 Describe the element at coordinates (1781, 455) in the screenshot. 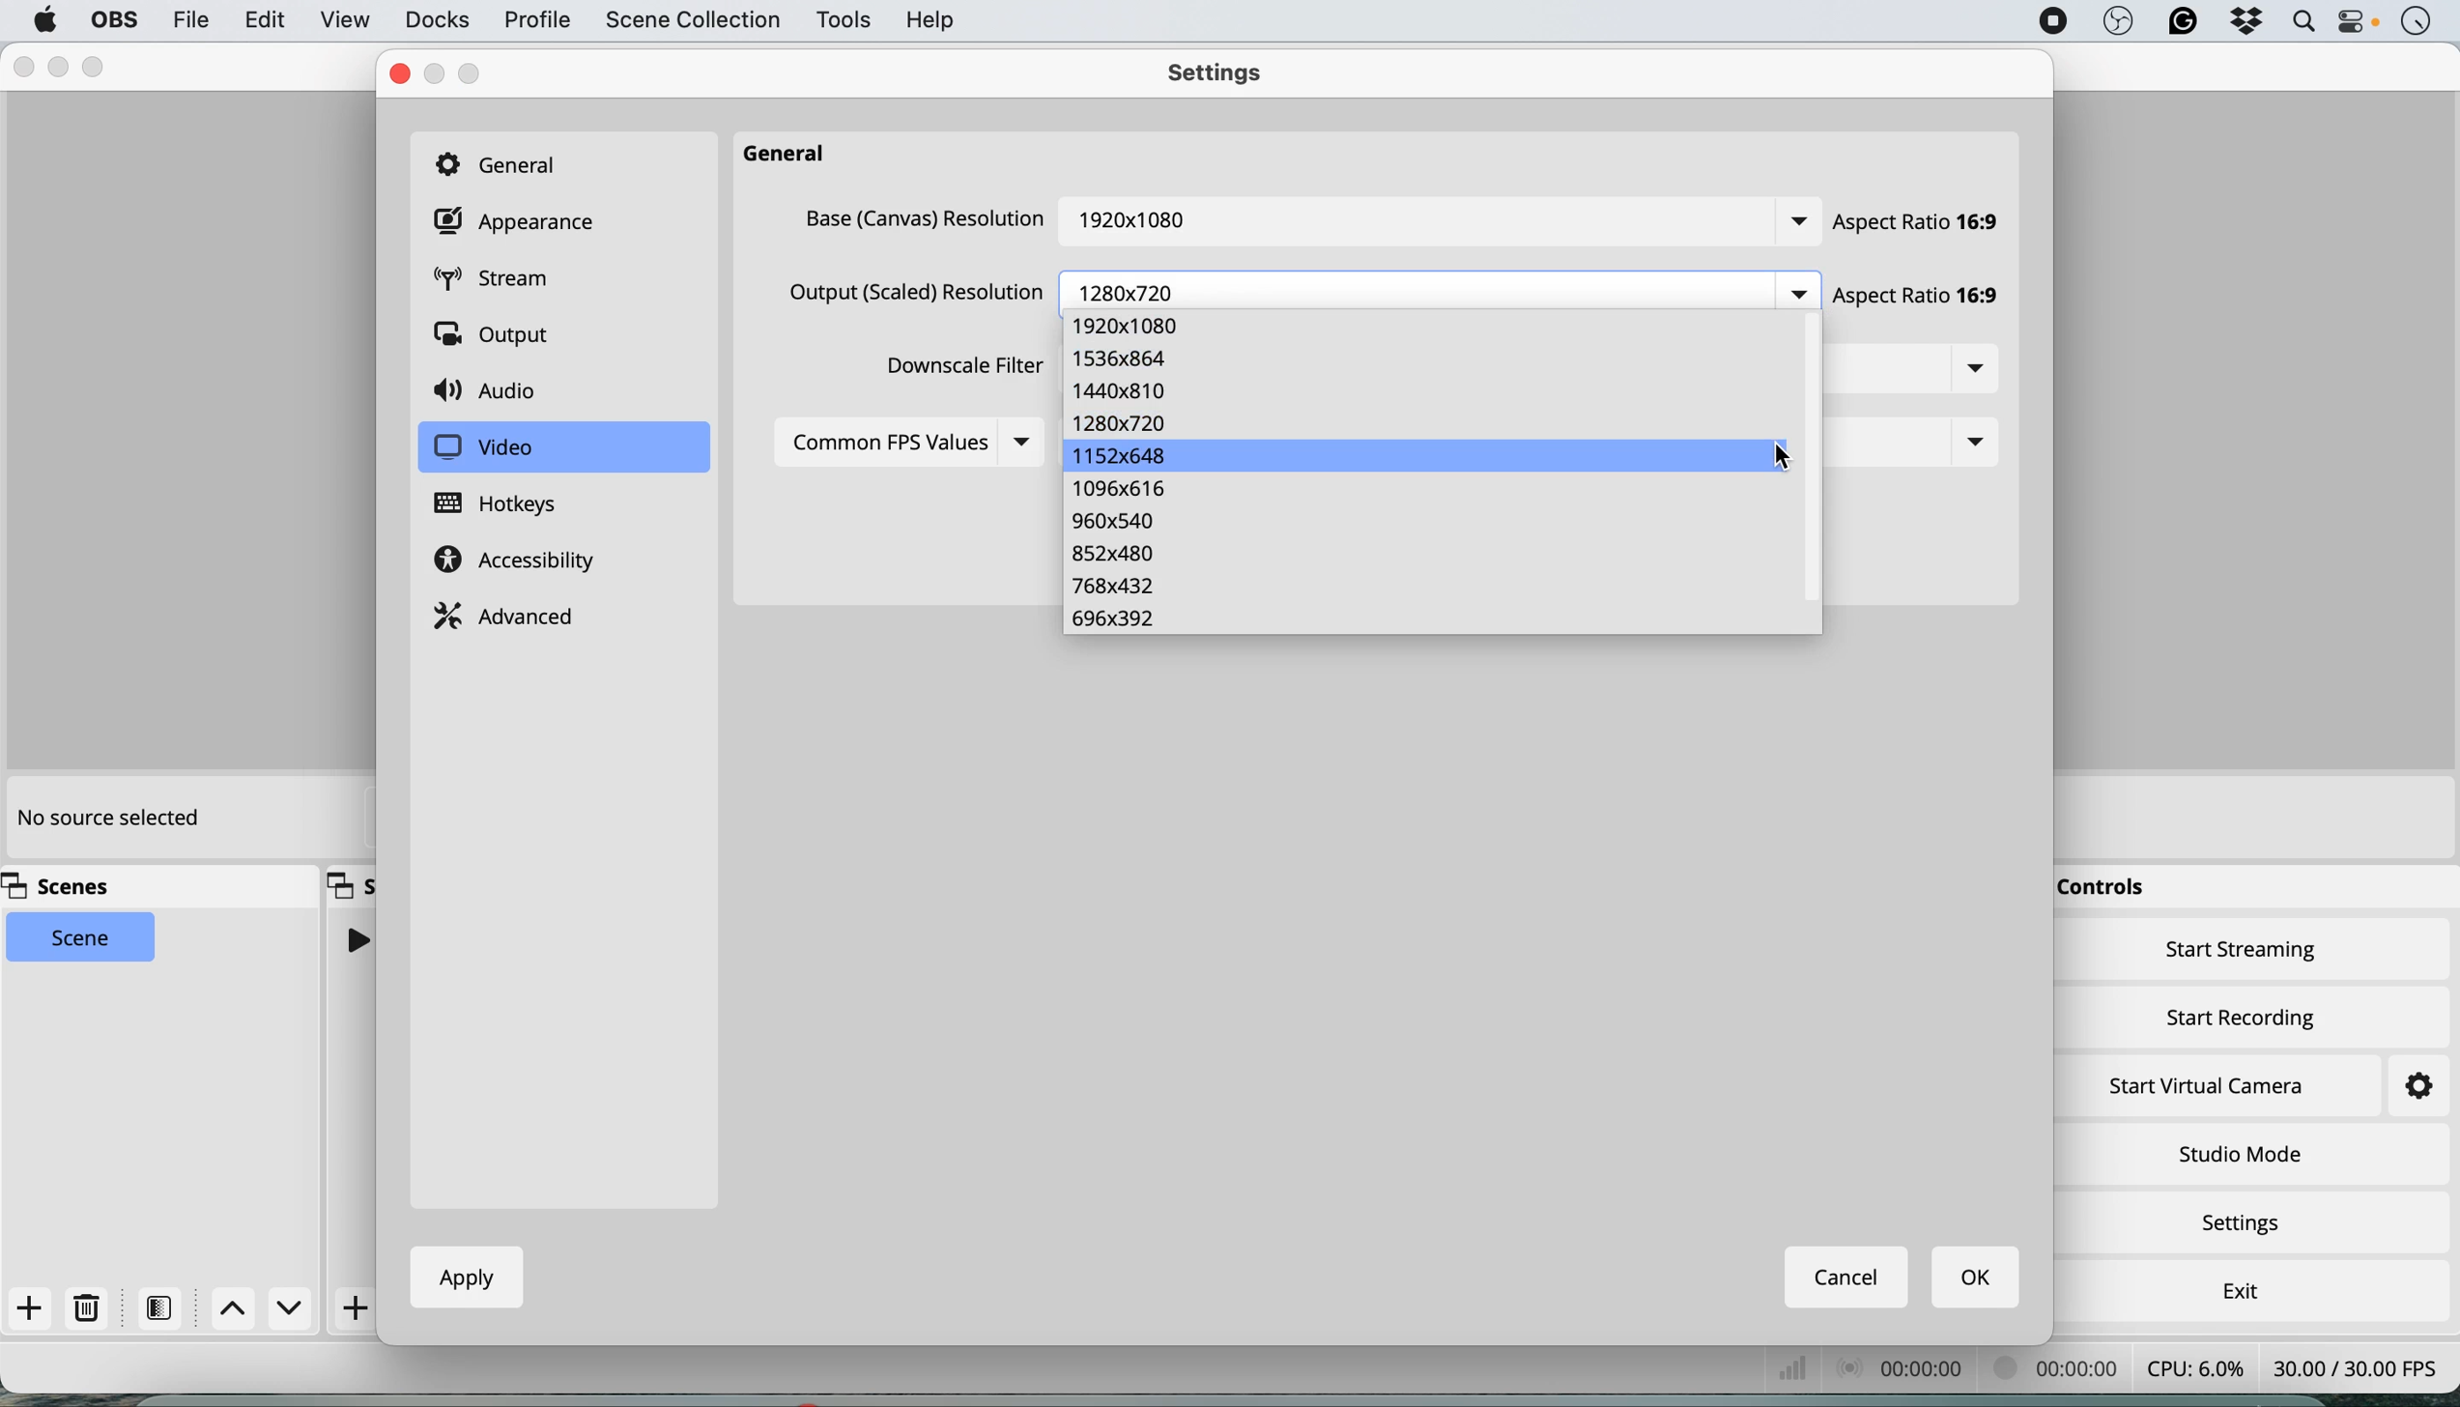

I see `cursor` at that location.